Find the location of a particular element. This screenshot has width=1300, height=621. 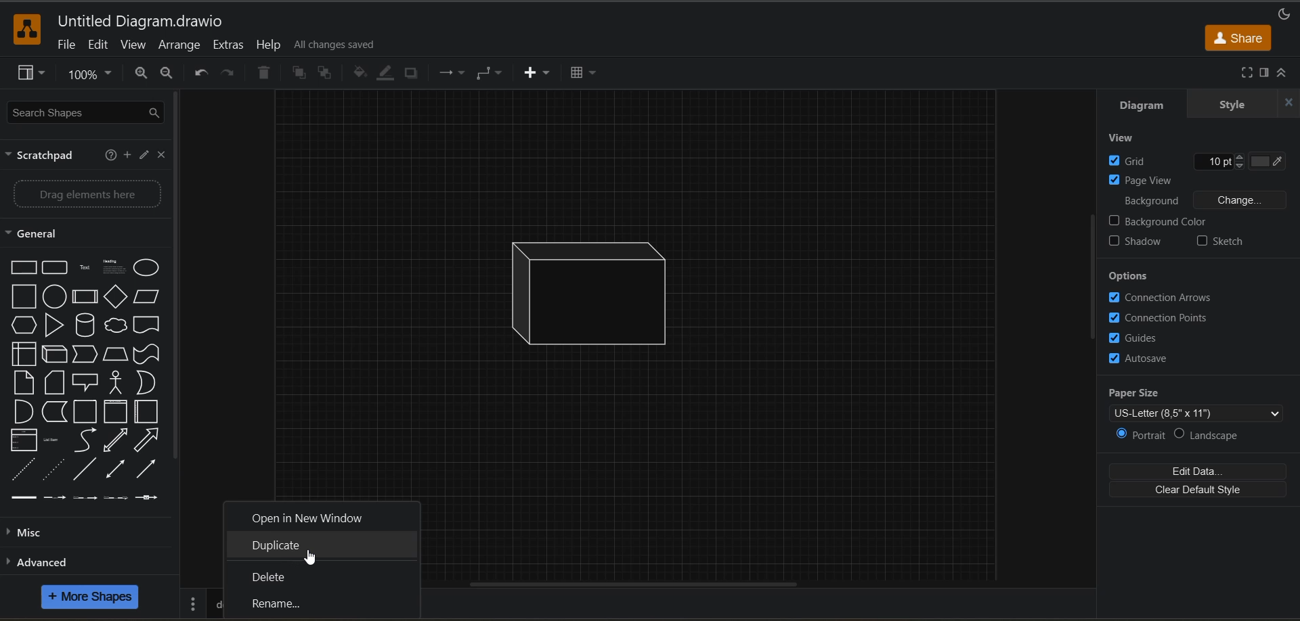

help is located at coordinates (271, 46).